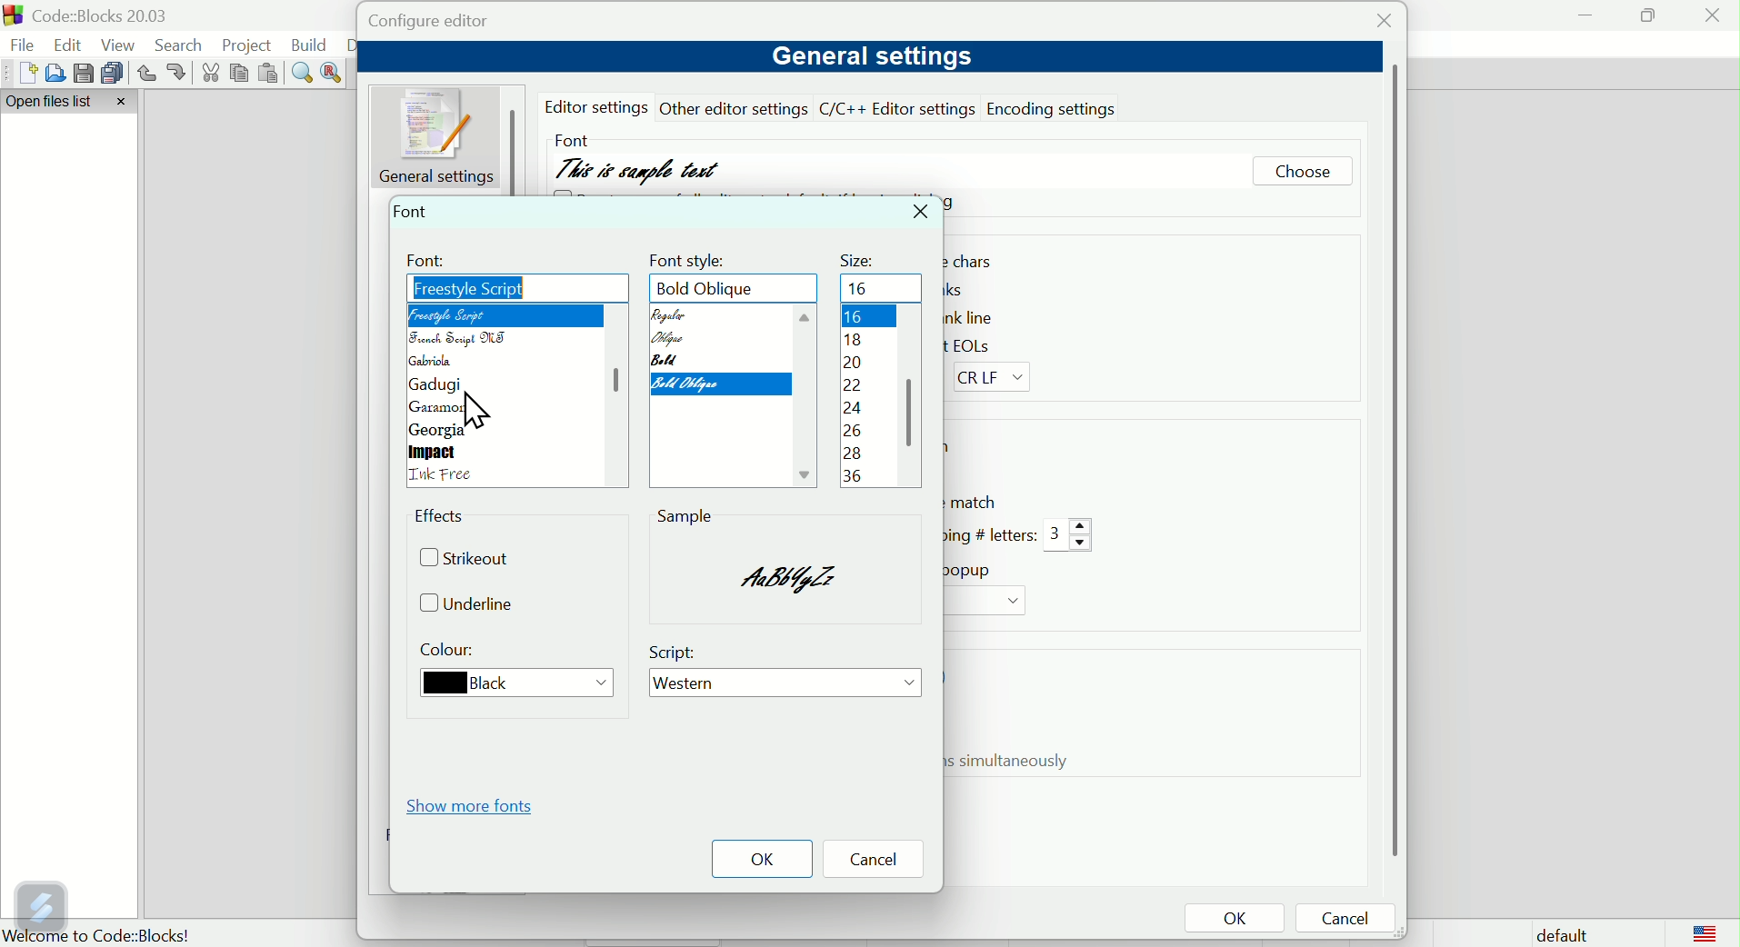 Image resolution: width=1740 pixels, height=947 pixels. Describe the element at coordinates (24, 46) in the screenshot. I see `file` at that location.